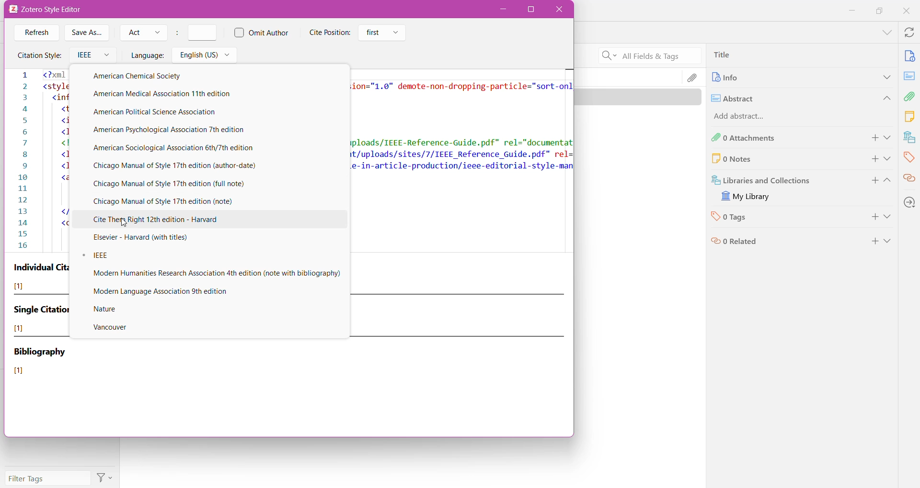 This screenshot has height=488, width=920. I want to click on IEEE, so click(141, 257).